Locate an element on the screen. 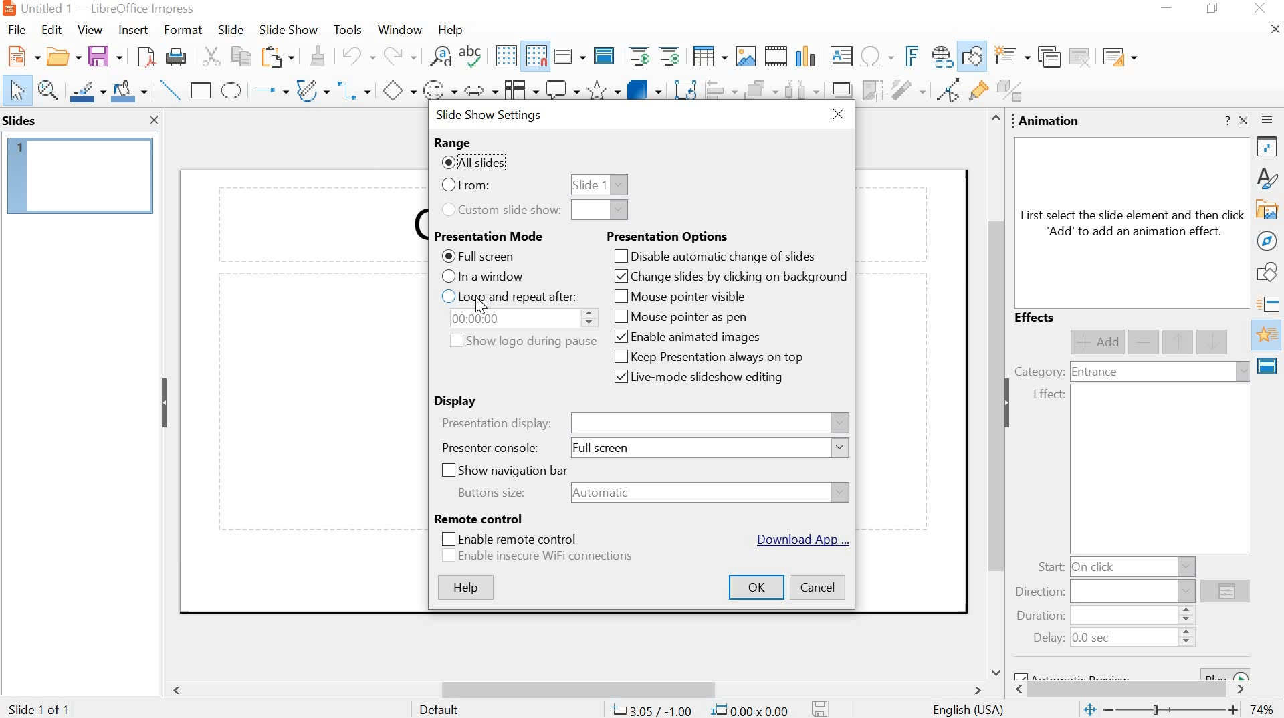 Image resolution: width=1284 pixels, height=718 pixels. entrance is located at coordinates (1094, 373).